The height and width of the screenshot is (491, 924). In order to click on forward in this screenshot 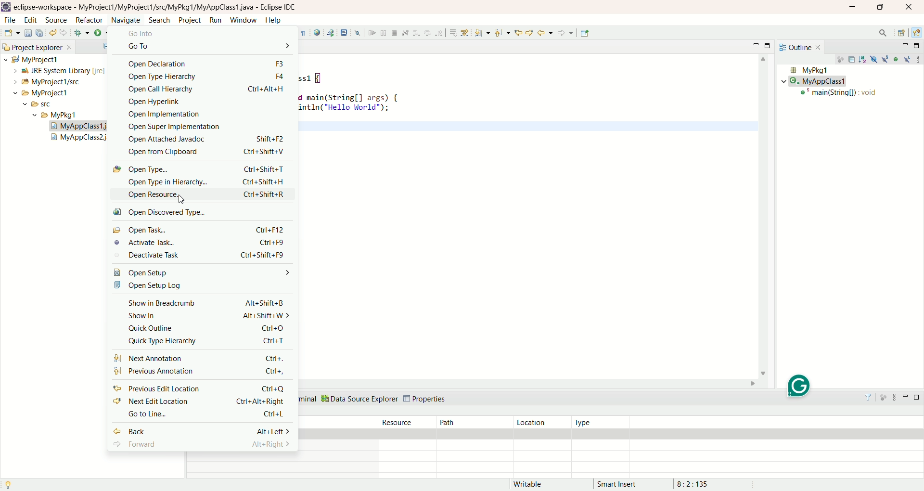, I will do `click(565, 33)`.